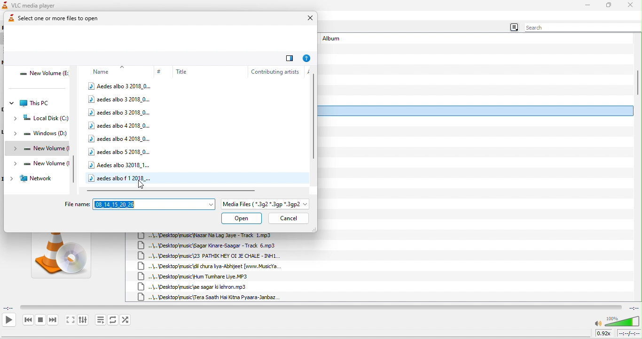 The height and width of the screenshot is (339, 642). I want to click on volume, so click(622, 321).